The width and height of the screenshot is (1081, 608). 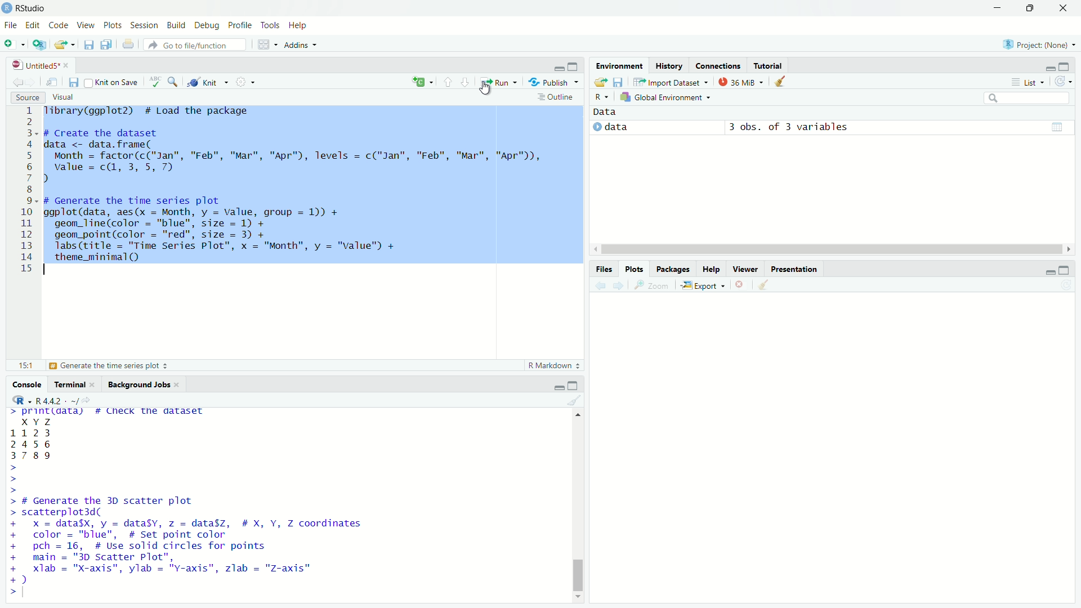 I want to click on go back to previous source location, so click(x=13, y=82).